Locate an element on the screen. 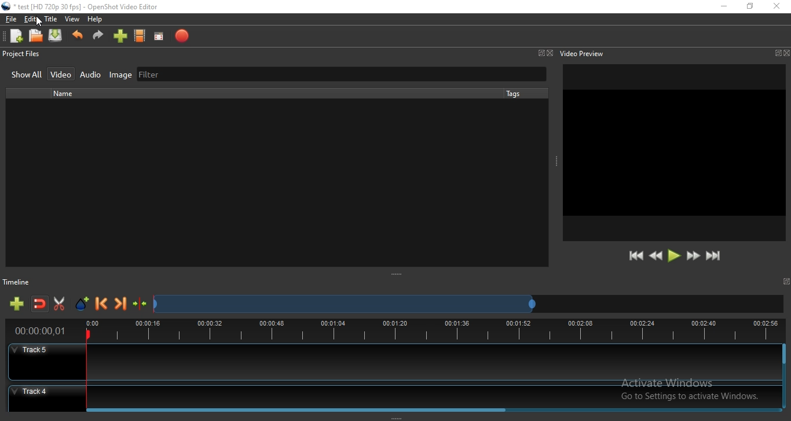  File is located at coordinates (9, 19).